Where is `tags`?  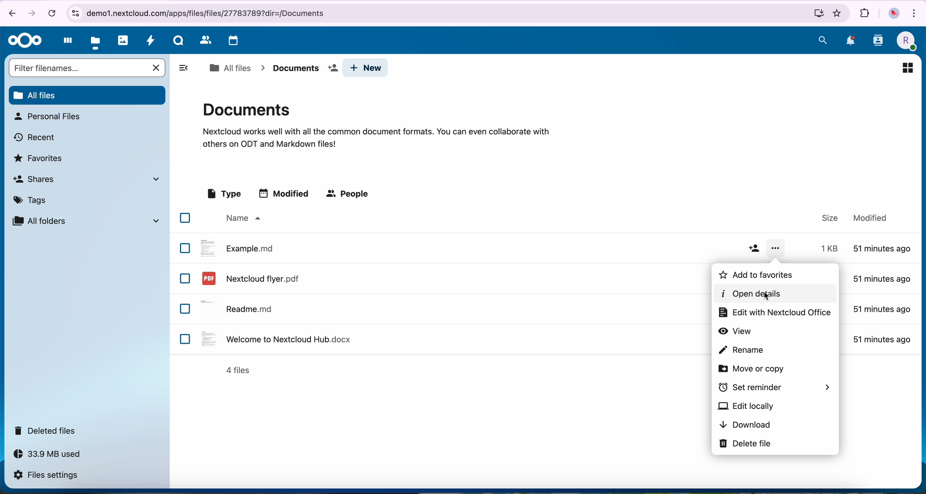 tags is located at coordinates (32, 199).